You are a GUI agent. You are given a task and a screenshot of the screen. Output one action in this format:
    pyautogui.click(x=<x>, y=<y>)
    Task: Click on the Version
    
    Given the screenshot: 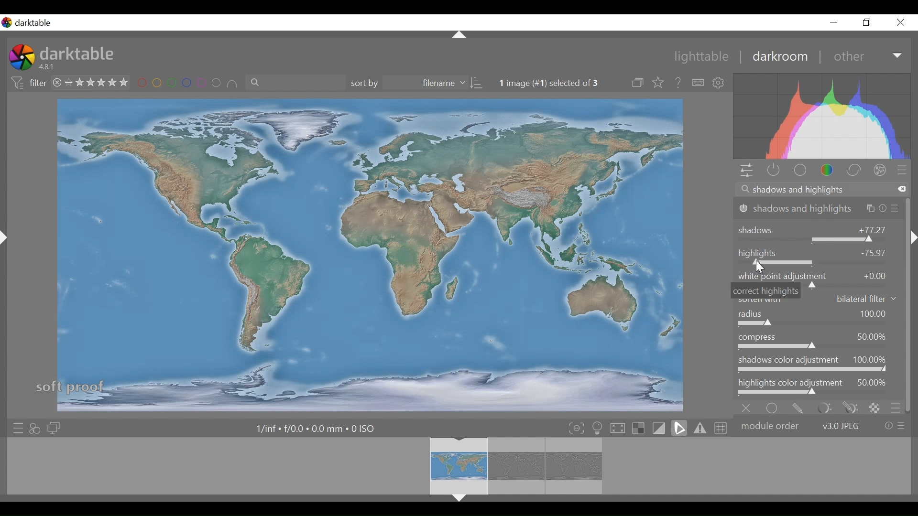 What is the action you would take?
    pyautogui.click(x=49, y=67)
    